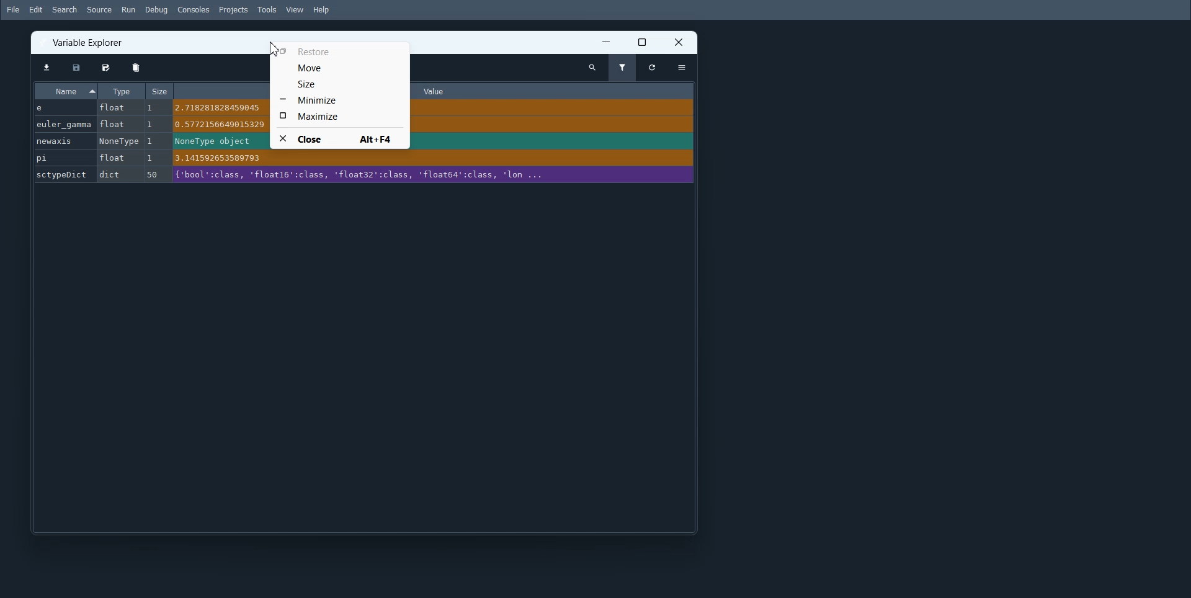 The width and height of the screenshot is (1191, 598). What do you see at coordinates (216, 107) in the screenshot?
I see `2.718281828459045` at bounding box center [216, 107].